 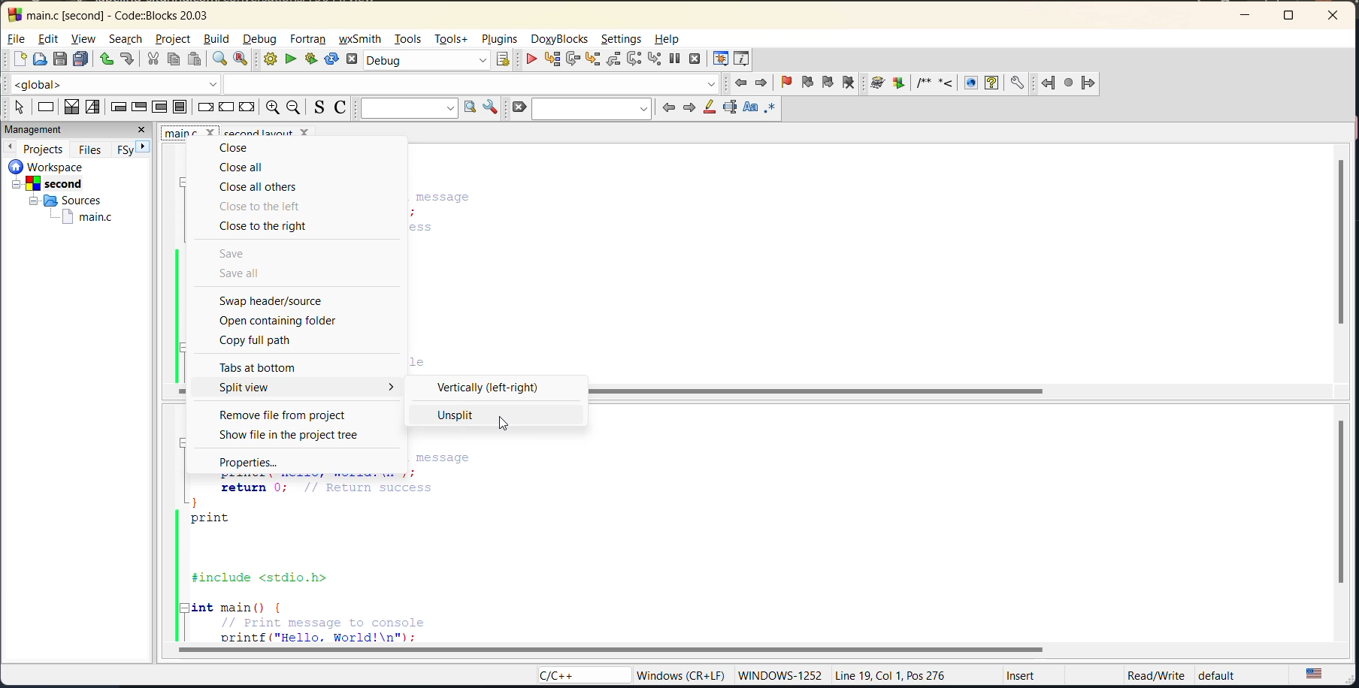 What do you see at coordinates (286, 321) in the screenshot?
I see `open containing folder` at bounding box center [286, 321].